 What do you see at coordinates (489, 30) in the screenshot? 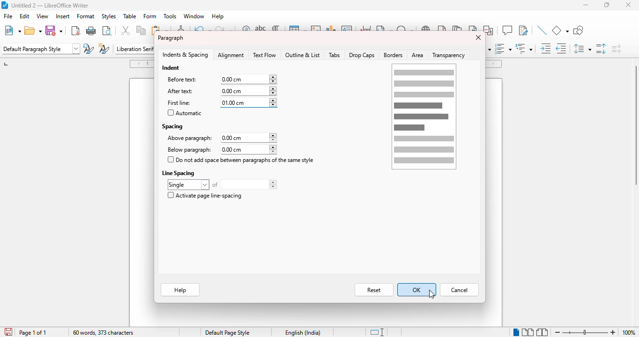
I see `insert cross-reference` at bounding box center [489, 30].